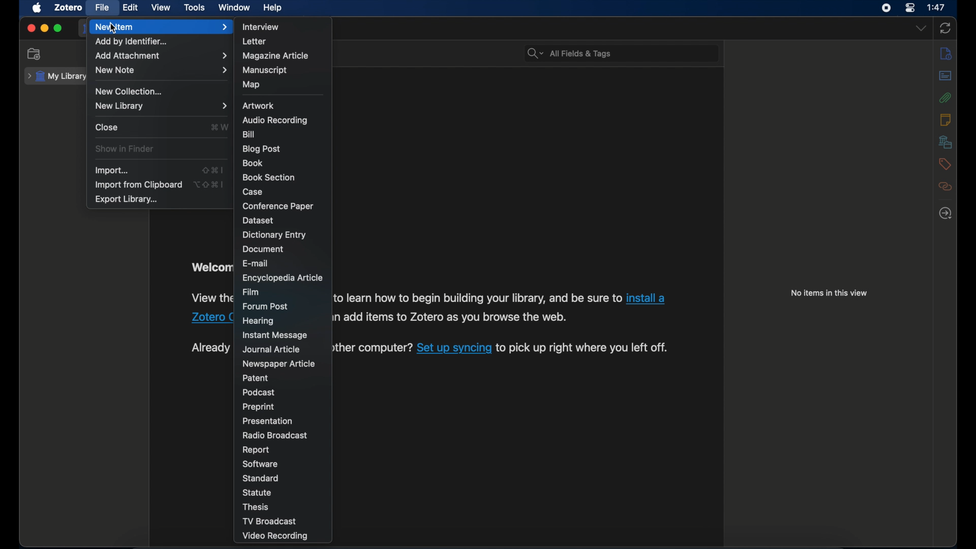  Describe the element at coordinates (945, 98) in the screenshot. I see `attachmnents` at that location.